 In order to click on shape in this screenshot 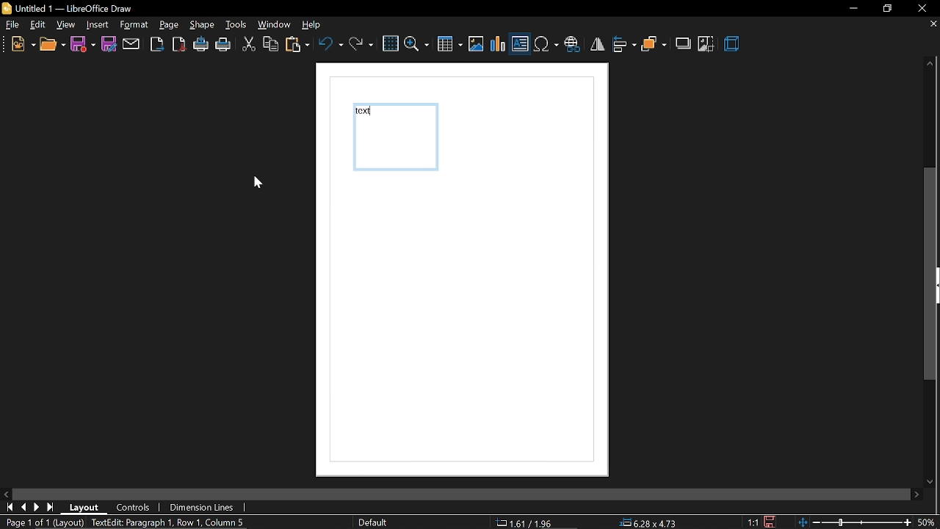, I will do `click(203, 26)`.